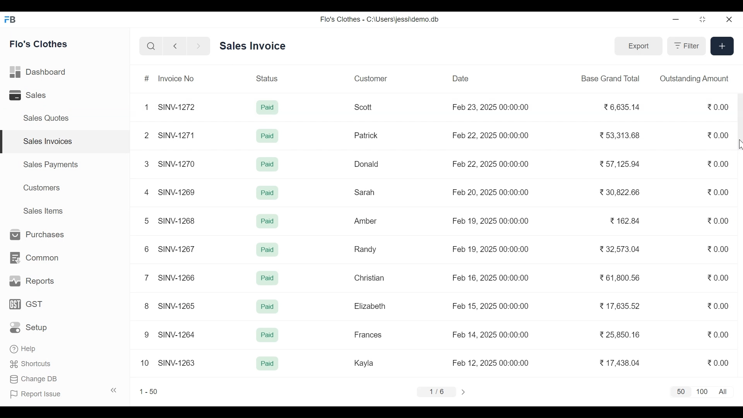 The width and height of the screenshot is (743, 418). I want to click on Go Forward, so click(197, 46).